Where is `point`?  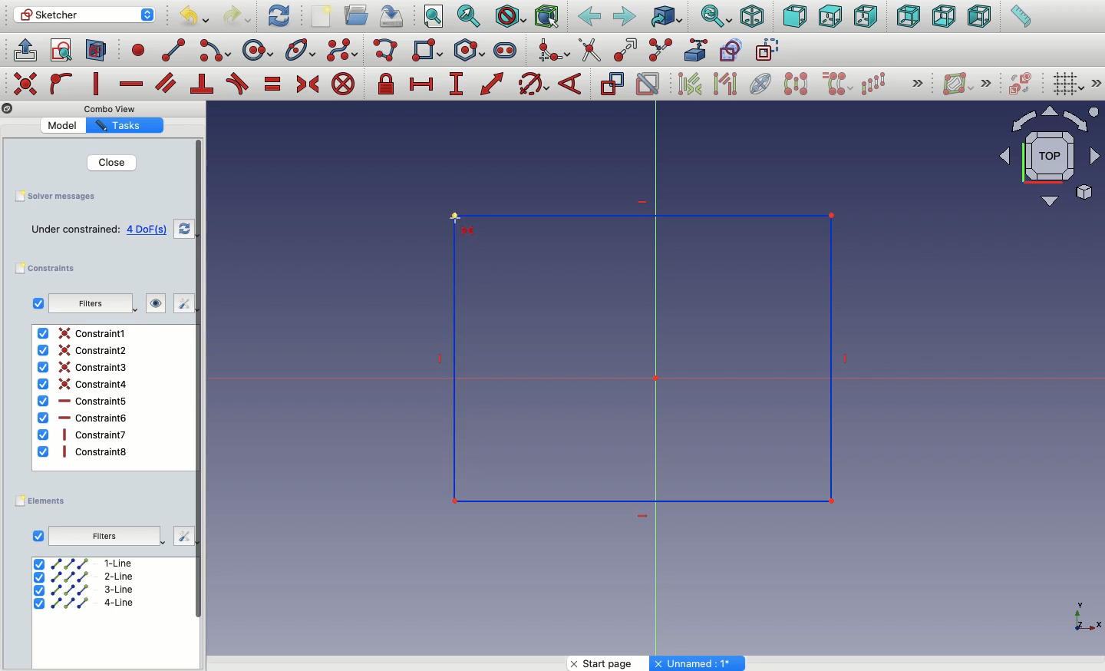
point is located at coordinates (135, 49).